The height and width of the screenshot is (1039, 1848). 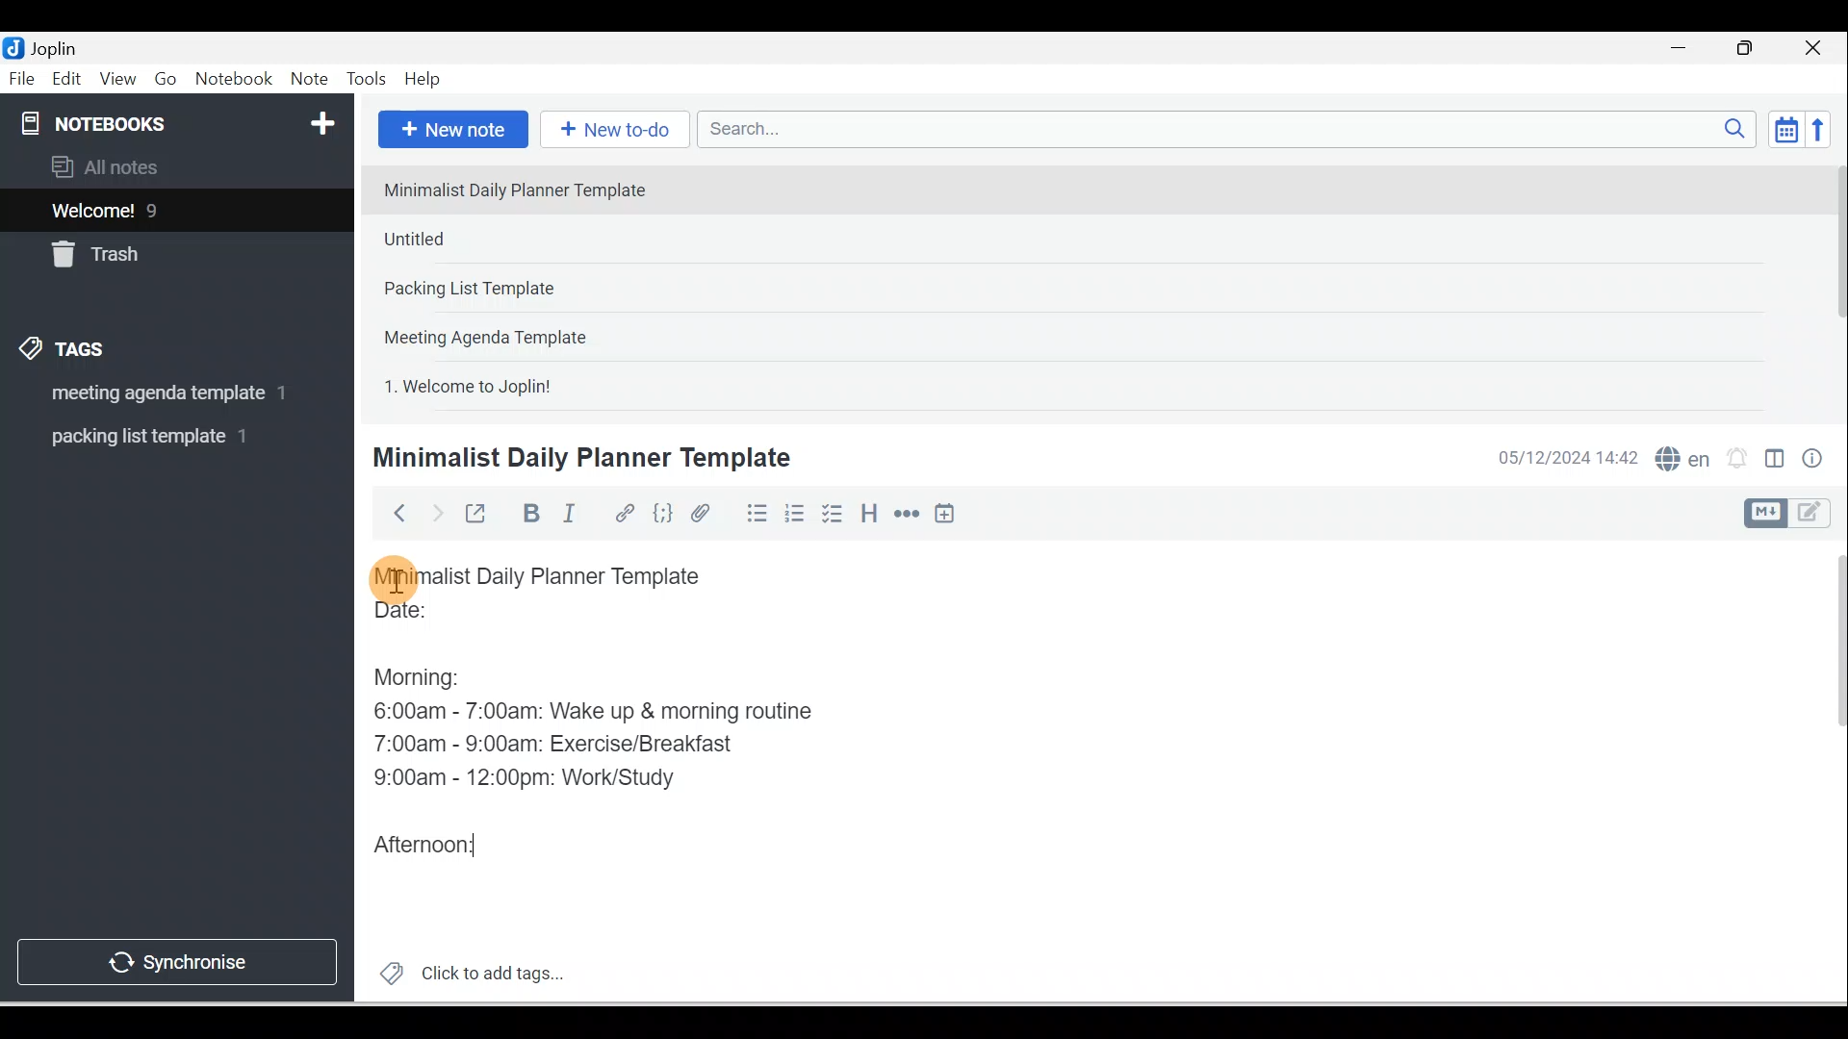 I want to click on Attach file, so click(x=706, y=513).